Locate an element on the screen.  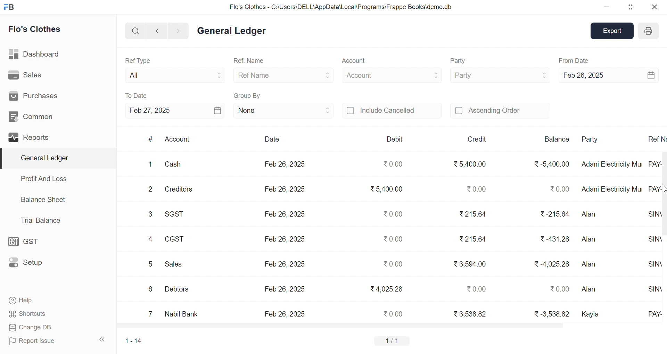
Report Issue is located at coordinates (33, 341).